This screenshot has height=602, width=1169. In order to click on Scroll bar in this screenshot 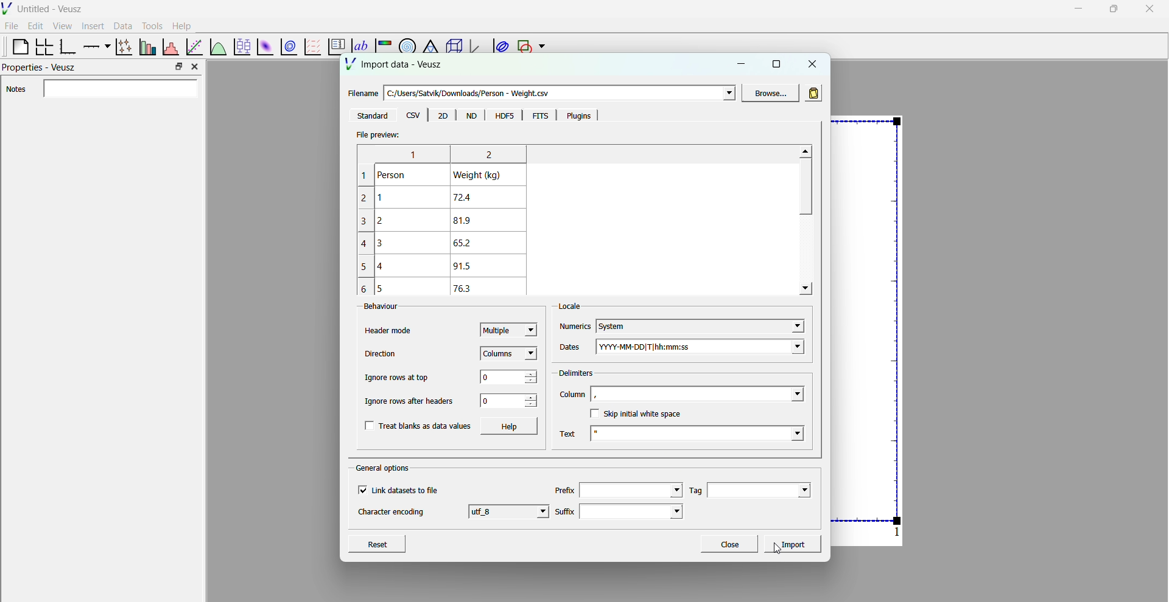, I will do `click(804, 190)`.